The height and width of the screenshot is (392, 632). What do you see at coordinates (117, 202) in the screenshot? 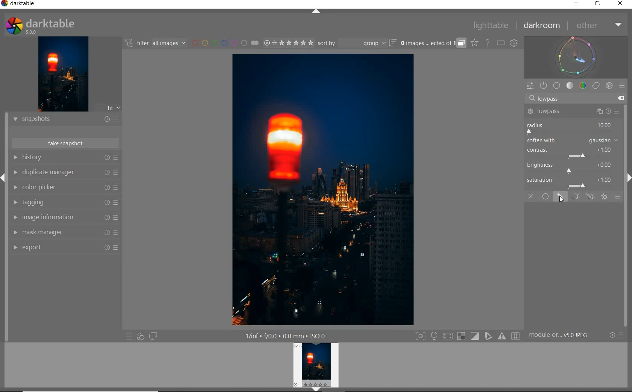
I see `Preset and reset` at bounding box center [117, 202].